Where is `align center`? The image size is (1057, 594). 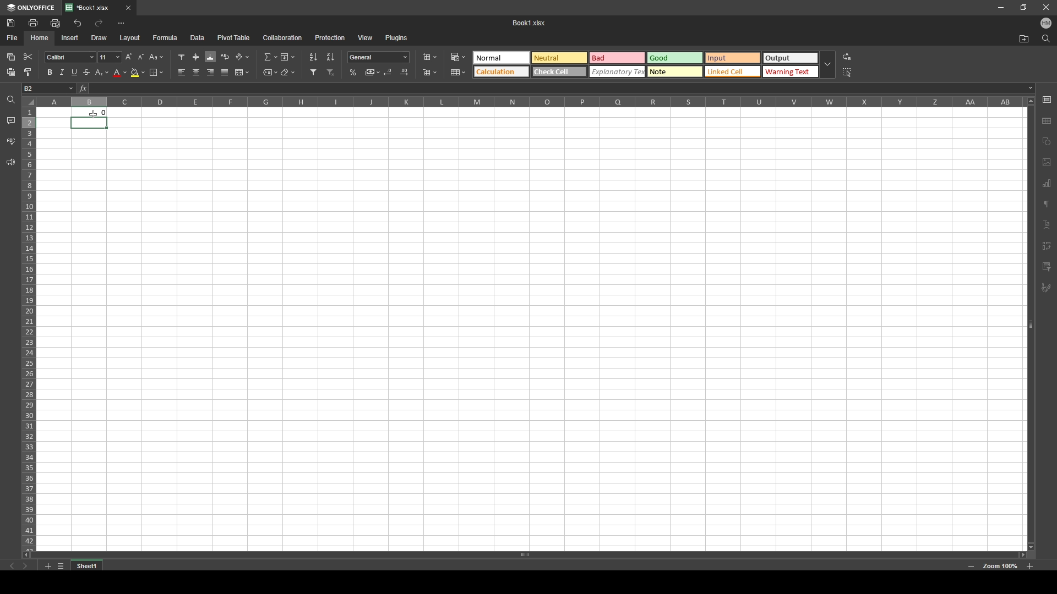
align center is located at coordinates (197, 72).